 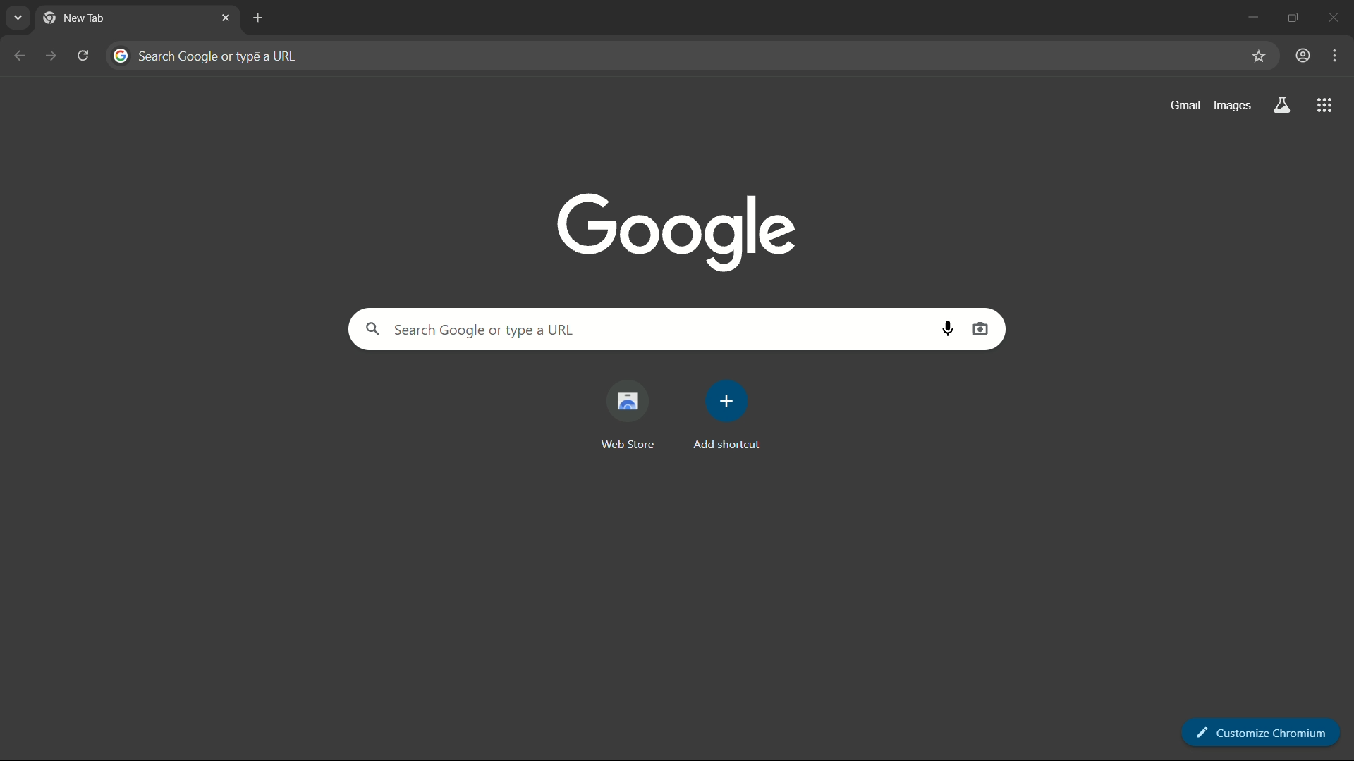 I want to click on search by voice, so click(x=950, y=329).